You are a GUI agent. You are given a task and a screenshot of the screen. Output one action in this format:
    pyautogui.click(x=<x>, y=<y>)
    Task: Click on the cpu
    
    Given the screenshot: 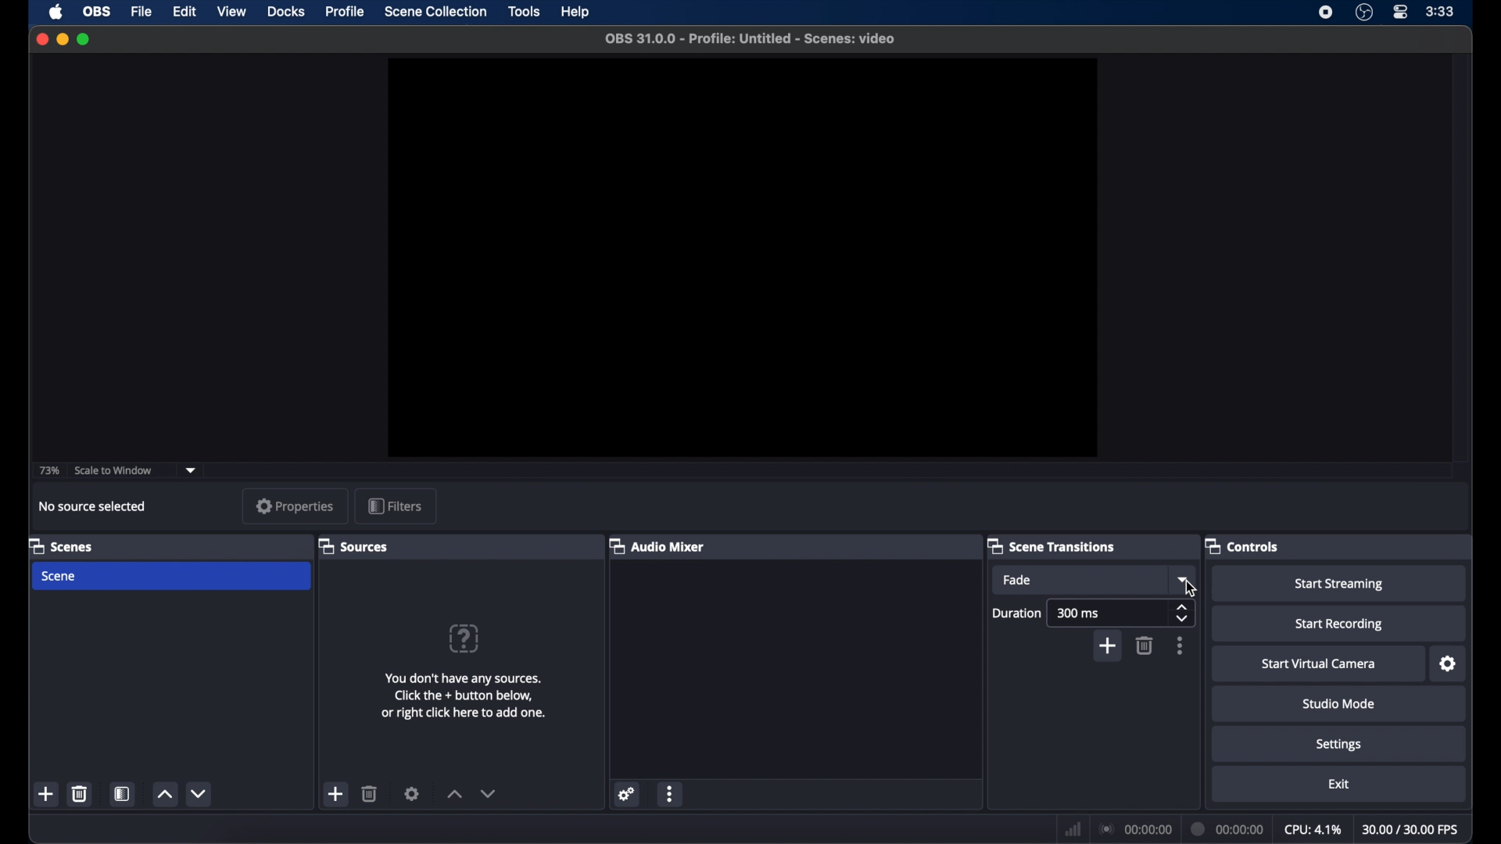 What is the action you would take?
    pyautogui.click(x=1313, y=828)
    